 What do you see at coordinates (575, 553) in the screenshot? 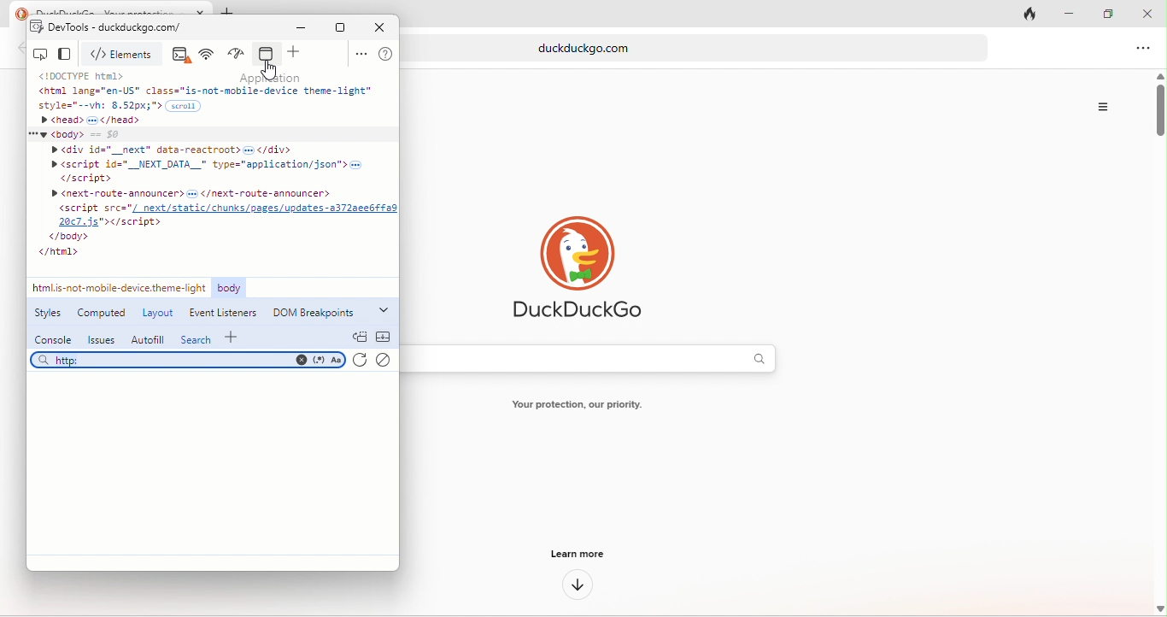
I see `learn more` at bounding box center [575, 553].